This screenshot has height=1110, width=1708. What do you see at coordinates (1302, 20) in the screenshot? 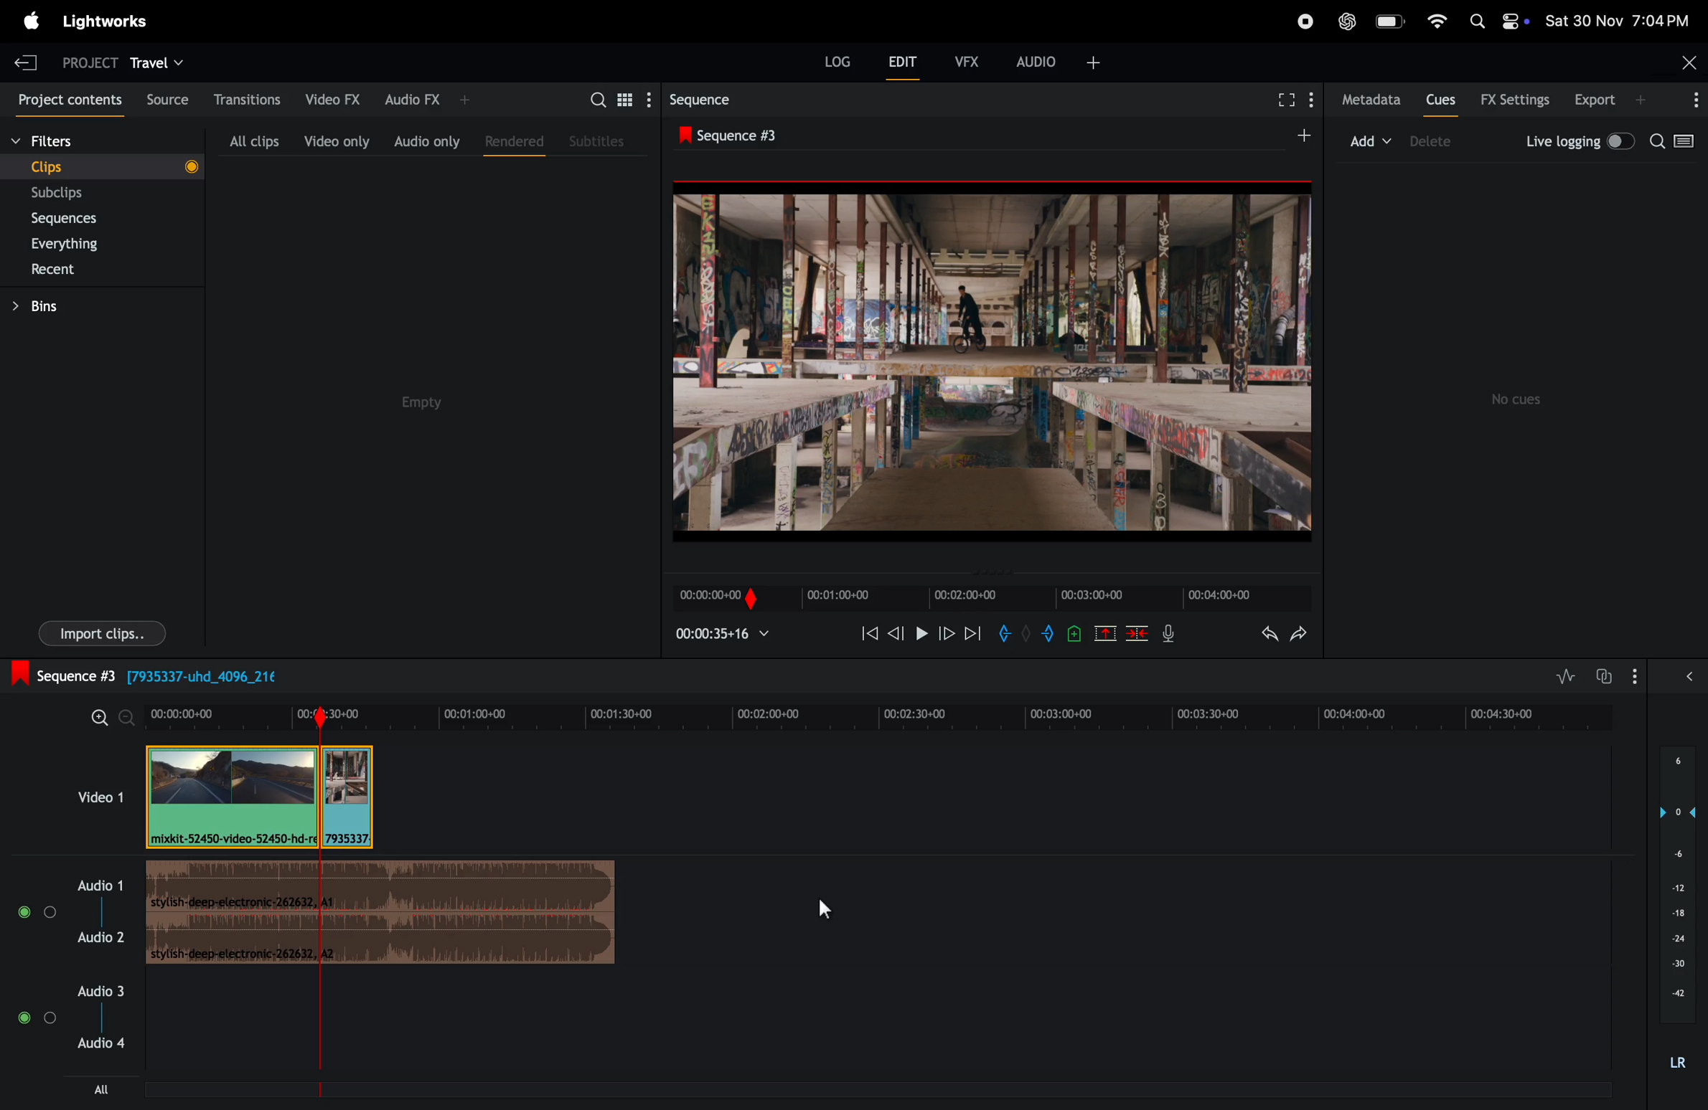
I see `record` at bounding box center [1302, 20].